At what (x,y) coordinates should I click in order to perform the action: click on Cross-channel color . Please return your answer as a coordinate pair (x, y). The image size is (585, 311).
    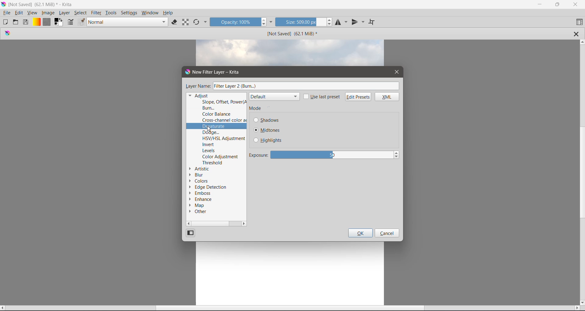
    Looking at the image, I should click on (224, 121).